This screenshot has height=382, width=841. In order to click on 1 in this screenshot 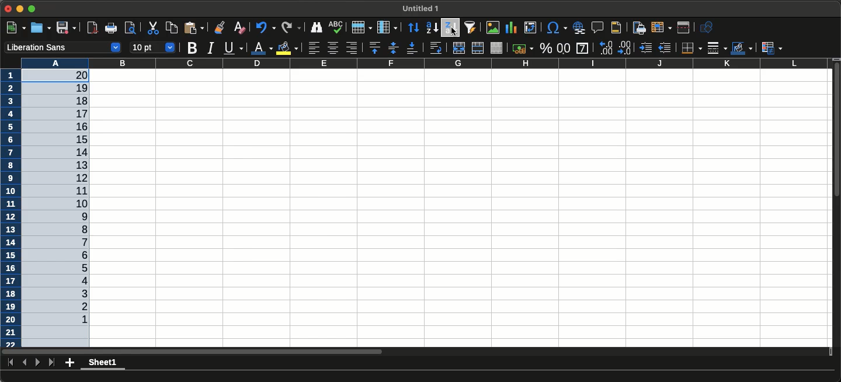, I will do `click(82, 321)`.